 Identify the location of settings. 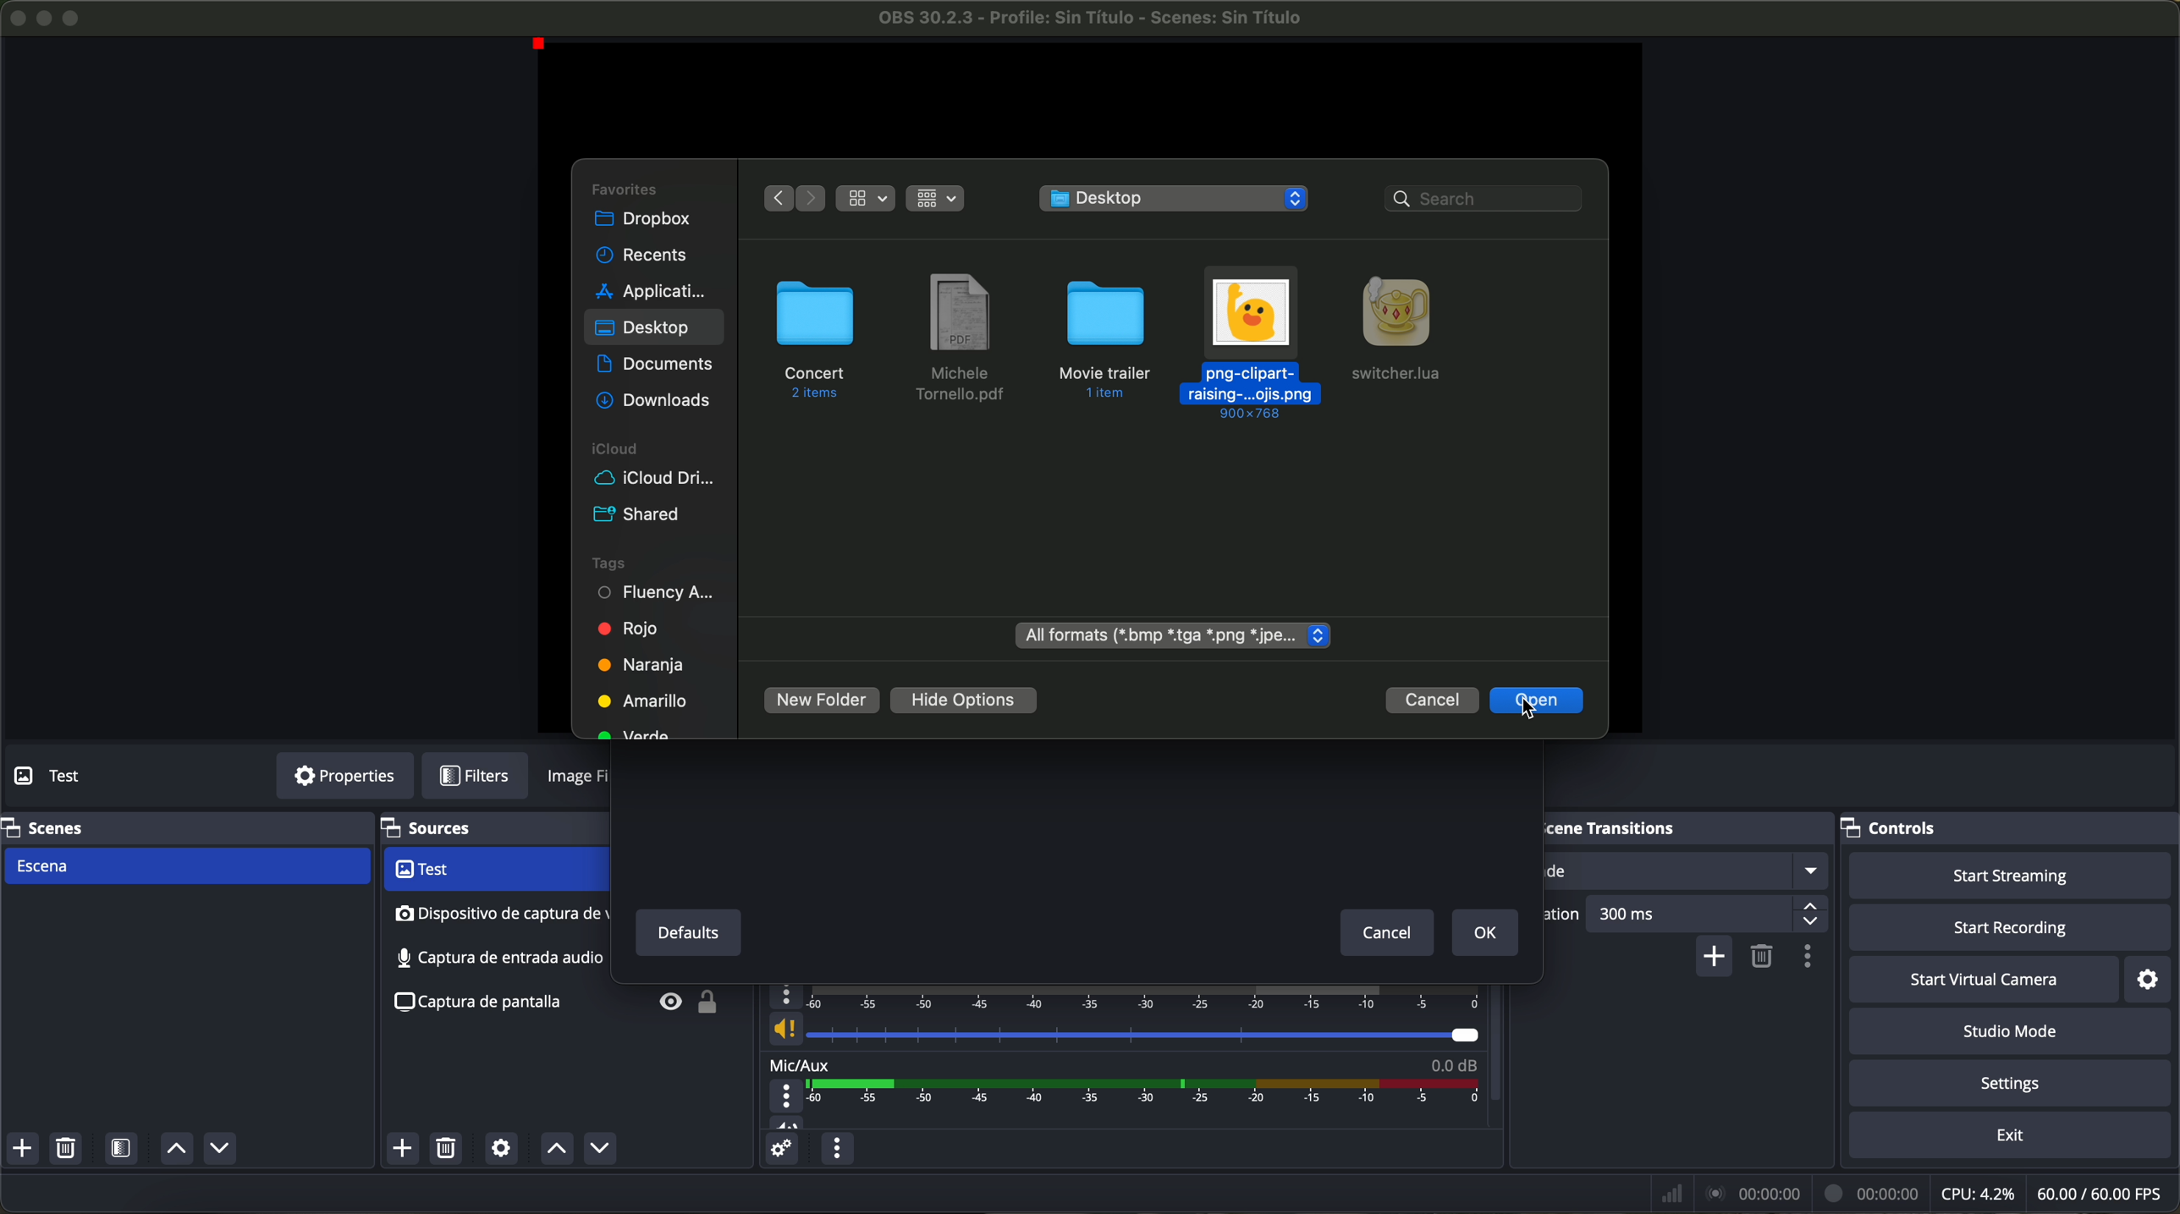
(2015, 1085).